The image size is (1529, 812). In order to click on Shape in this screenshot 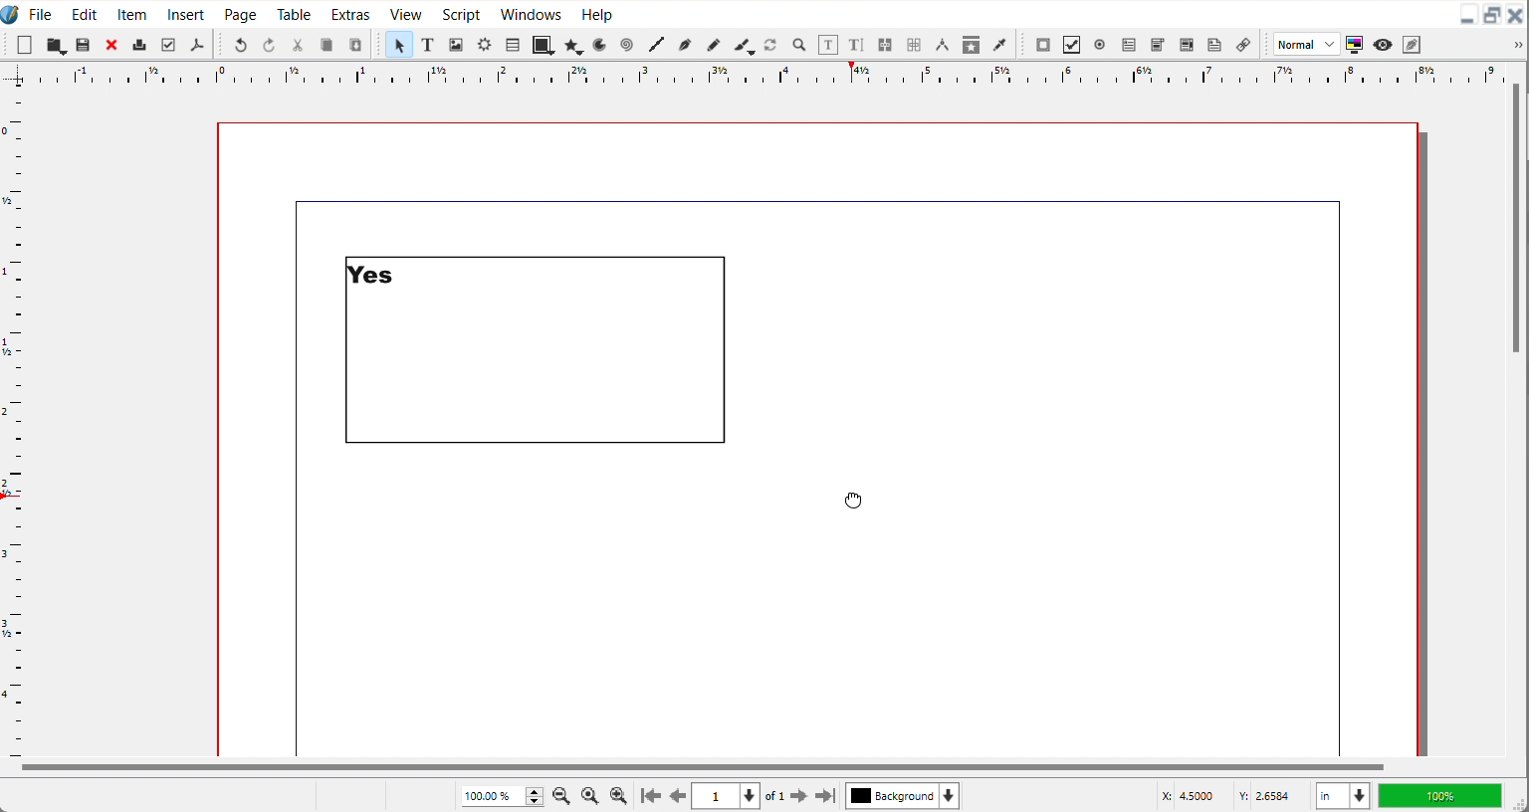, I will do `click(544, 44)`.